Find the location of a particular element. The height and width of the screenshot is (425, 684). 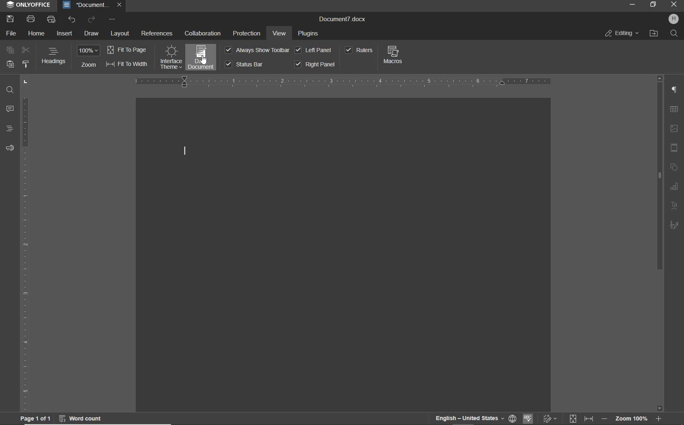

PAGE 1 OF 1 is located at coordinates (35, 419).